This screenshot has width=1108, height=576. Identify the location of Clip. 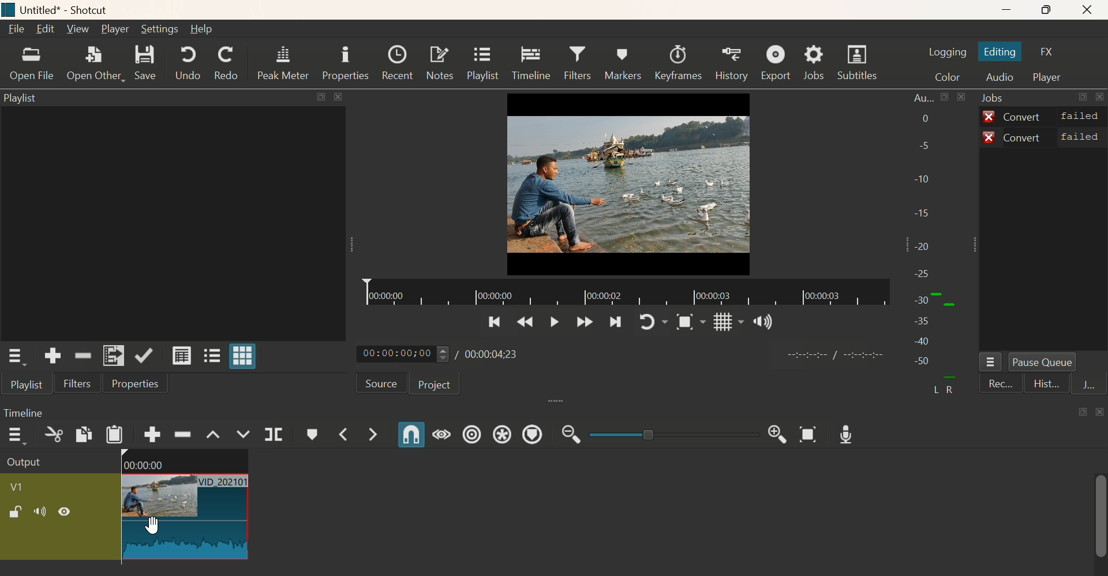
(125, 507).